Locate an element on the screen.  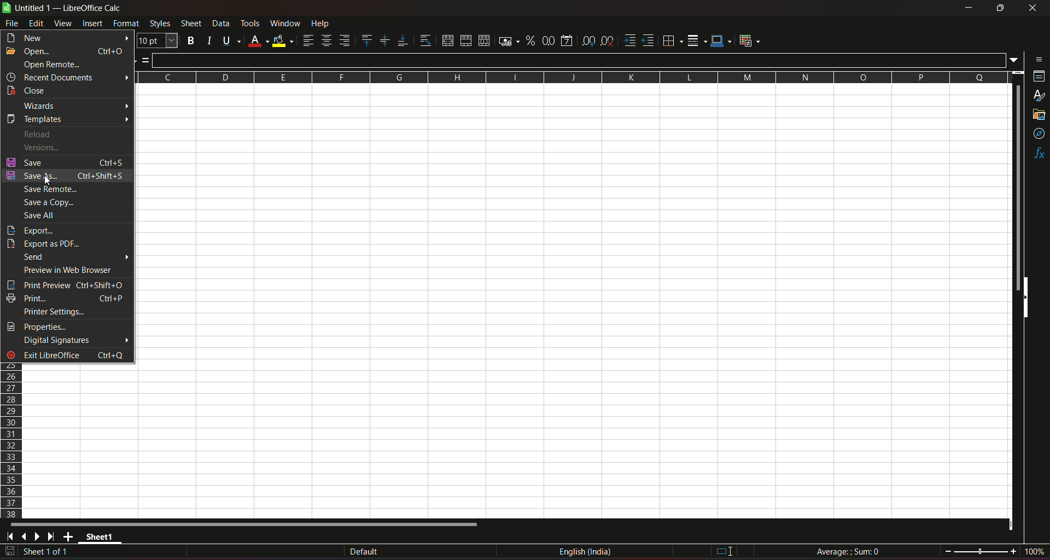
properties is located at coordinates (1037, 78).